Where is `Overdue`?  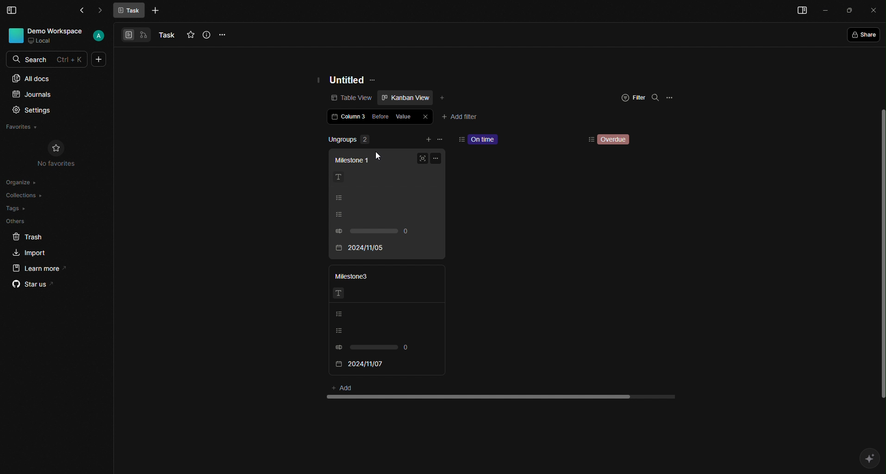 Overdue is located at coordinates (615, 140).